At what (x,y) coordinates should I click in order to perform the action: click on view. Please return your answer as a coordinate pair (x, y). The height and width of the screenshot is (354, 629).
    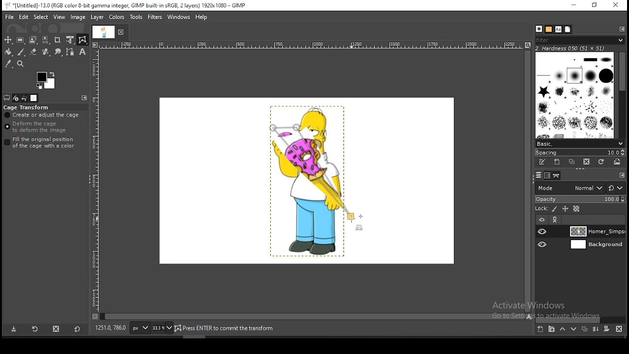
    Looking at the image, I should click on (59, 17).